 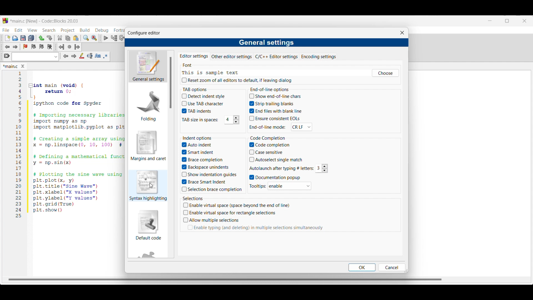 I want to click on Folding, so click(x=148, y=106).